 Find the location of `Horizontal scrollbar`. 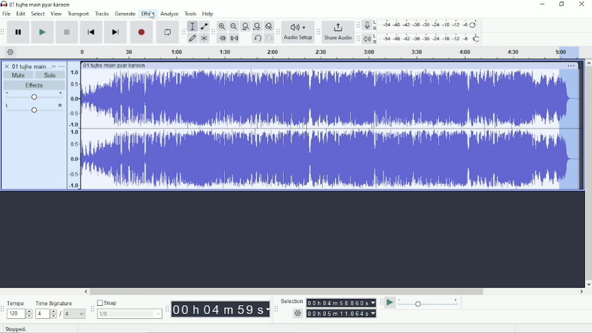

Horizontal scrollbar is located at coordinates (334, 292).